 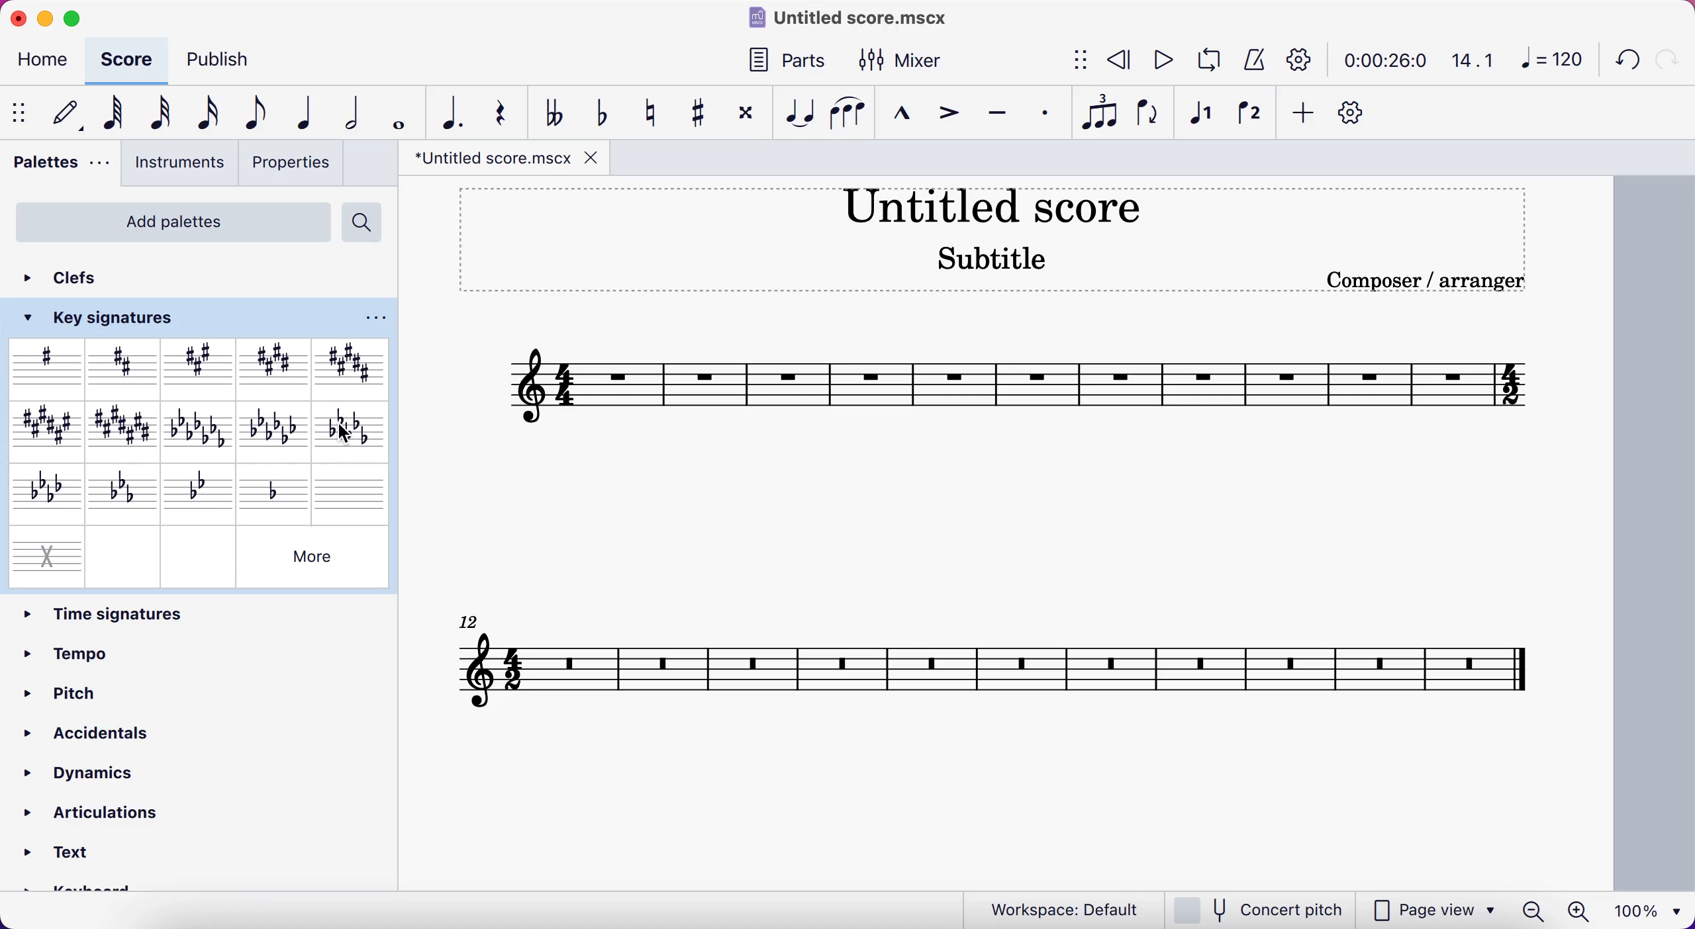 I want to click on tuplet, so click(x=1102, y=112).